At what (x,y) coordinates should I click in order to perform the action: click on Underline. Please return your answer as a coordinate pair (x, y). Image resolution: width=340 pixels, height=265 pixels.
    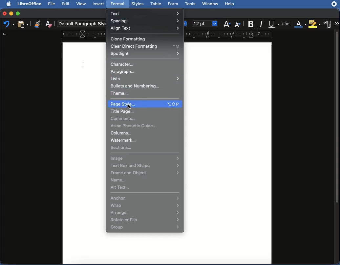
    Looking at the image, I should click on (273, 24).